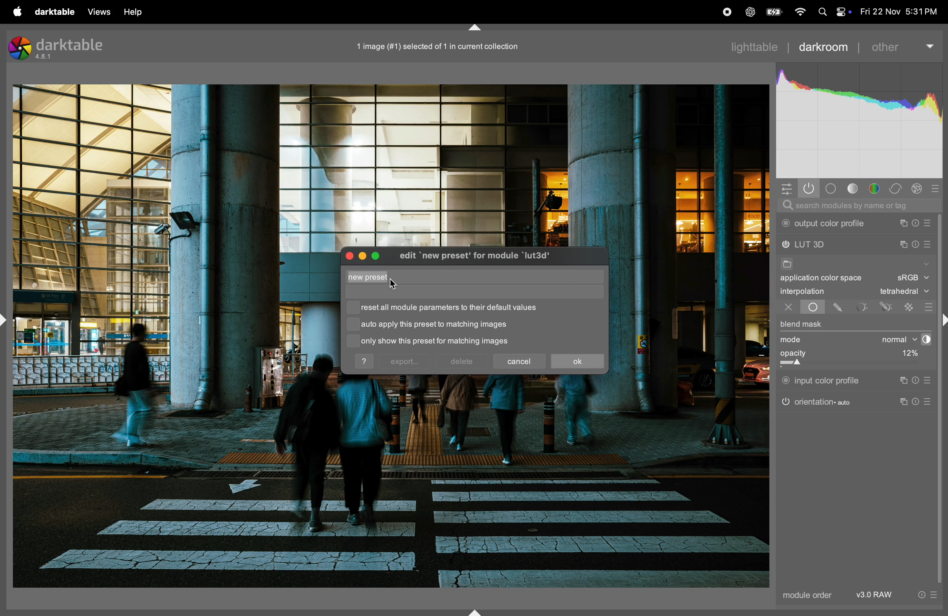 The height and width of the screenshot is (616, 948). Describe the element at coordinates (805, 596) in the screenshot. I see `module order` at that location.